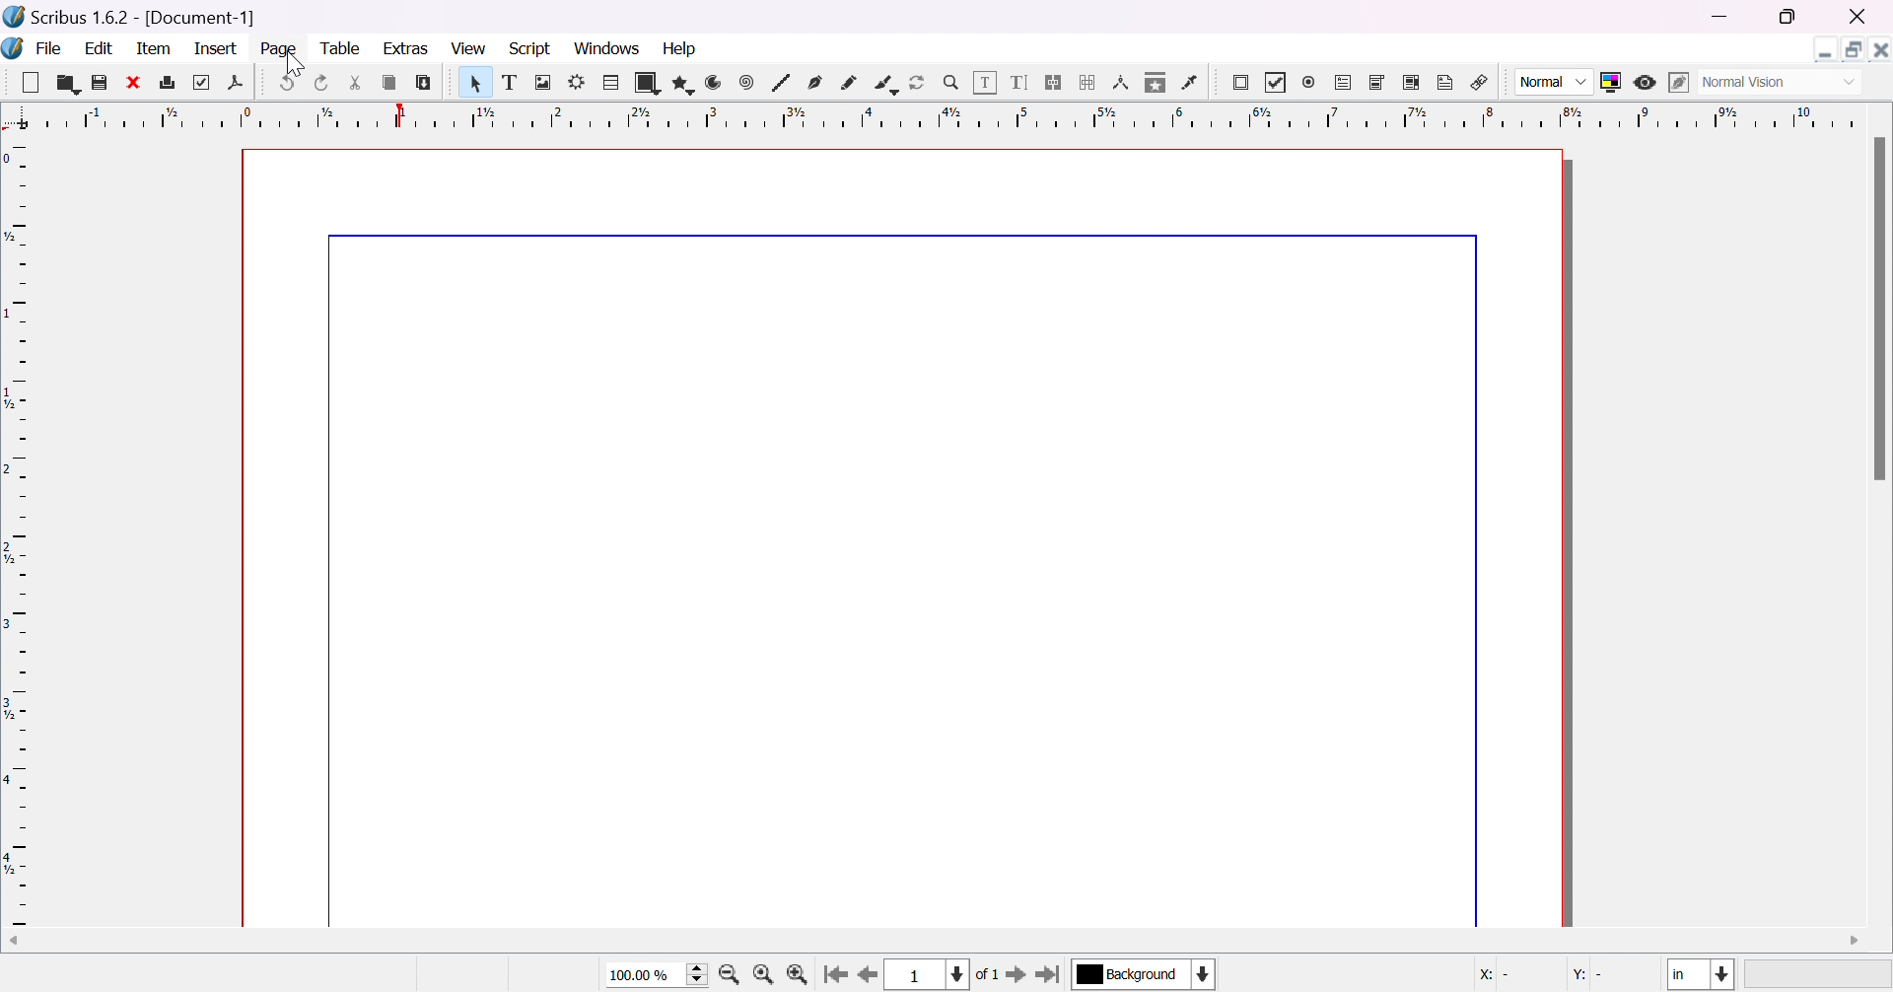 The height and width of the screenshot is (992, 1893). I want to click on calligraphic line, so click(886, 84).